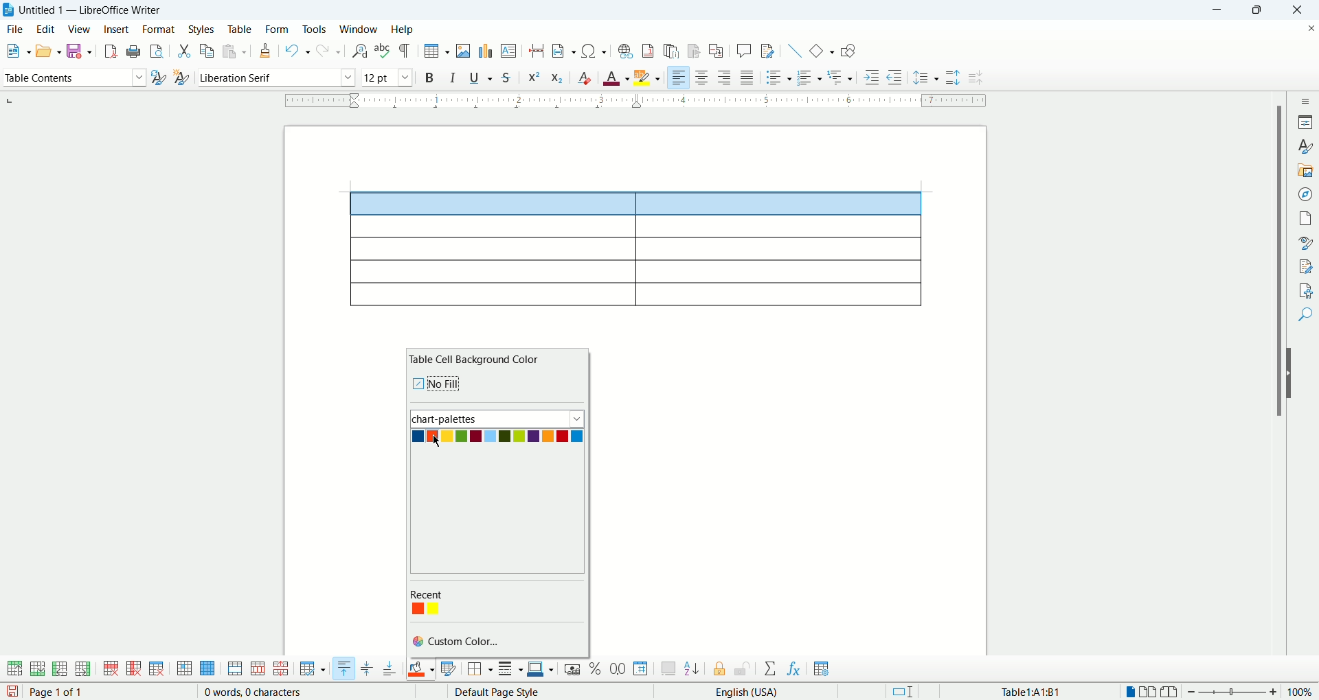  I want to click on redo, so click(330, 49).